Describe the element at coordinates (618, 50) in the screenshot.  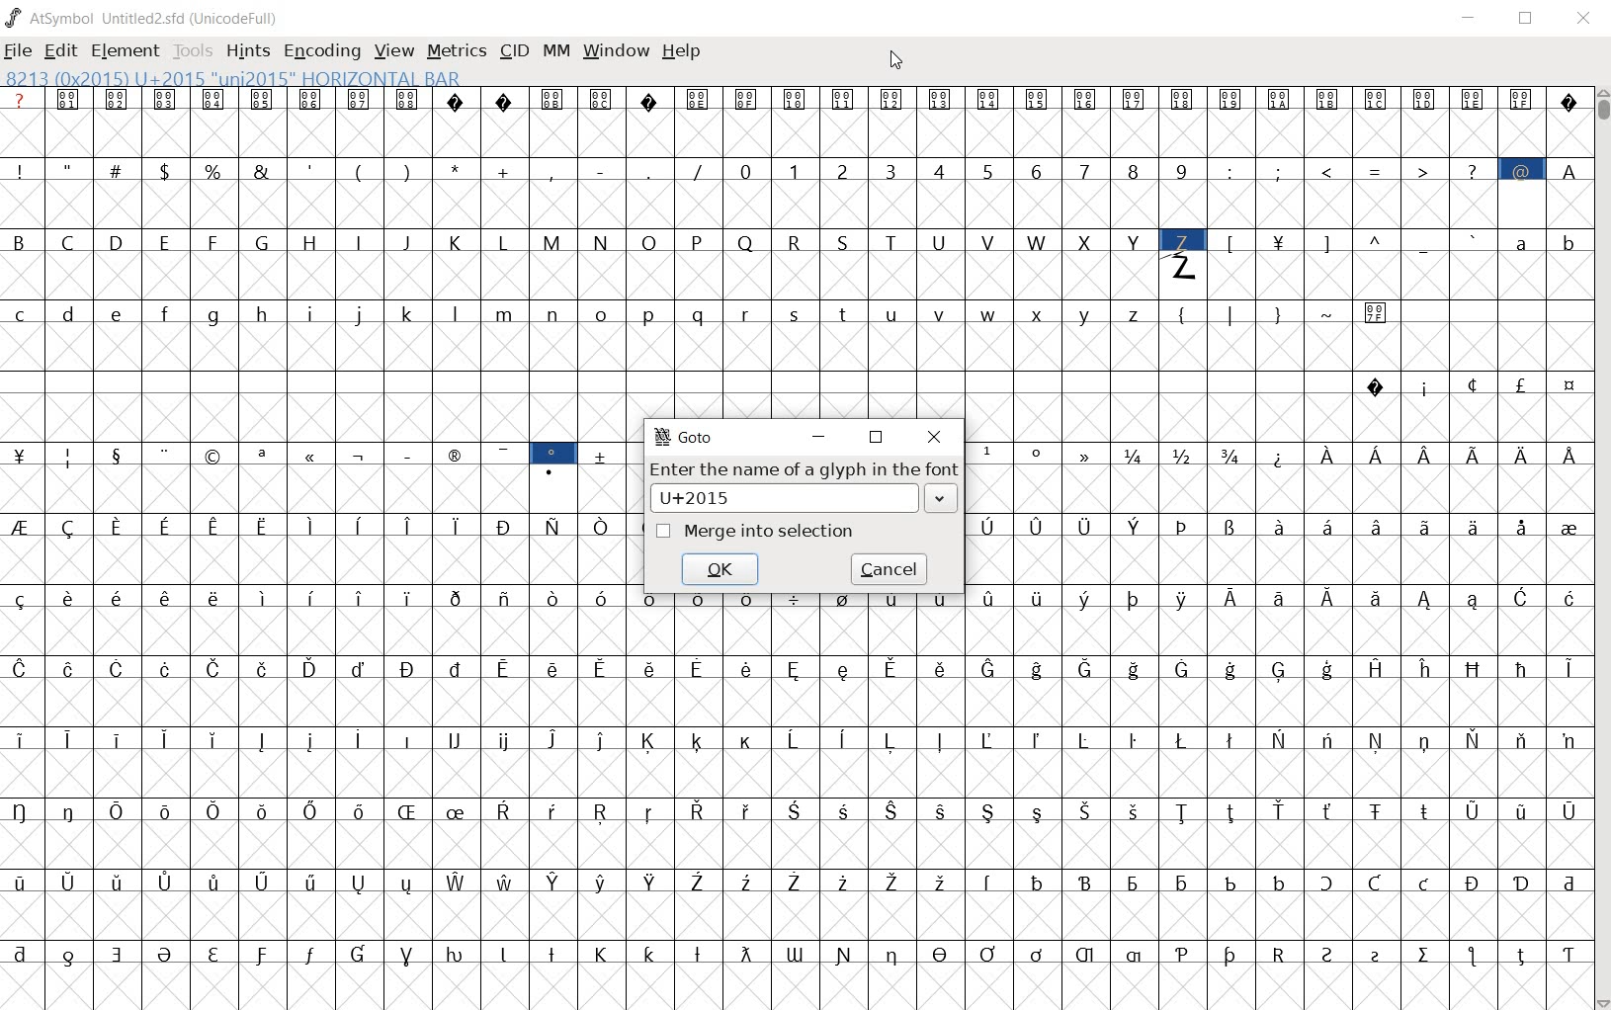
I see `WINDOW` at that location.